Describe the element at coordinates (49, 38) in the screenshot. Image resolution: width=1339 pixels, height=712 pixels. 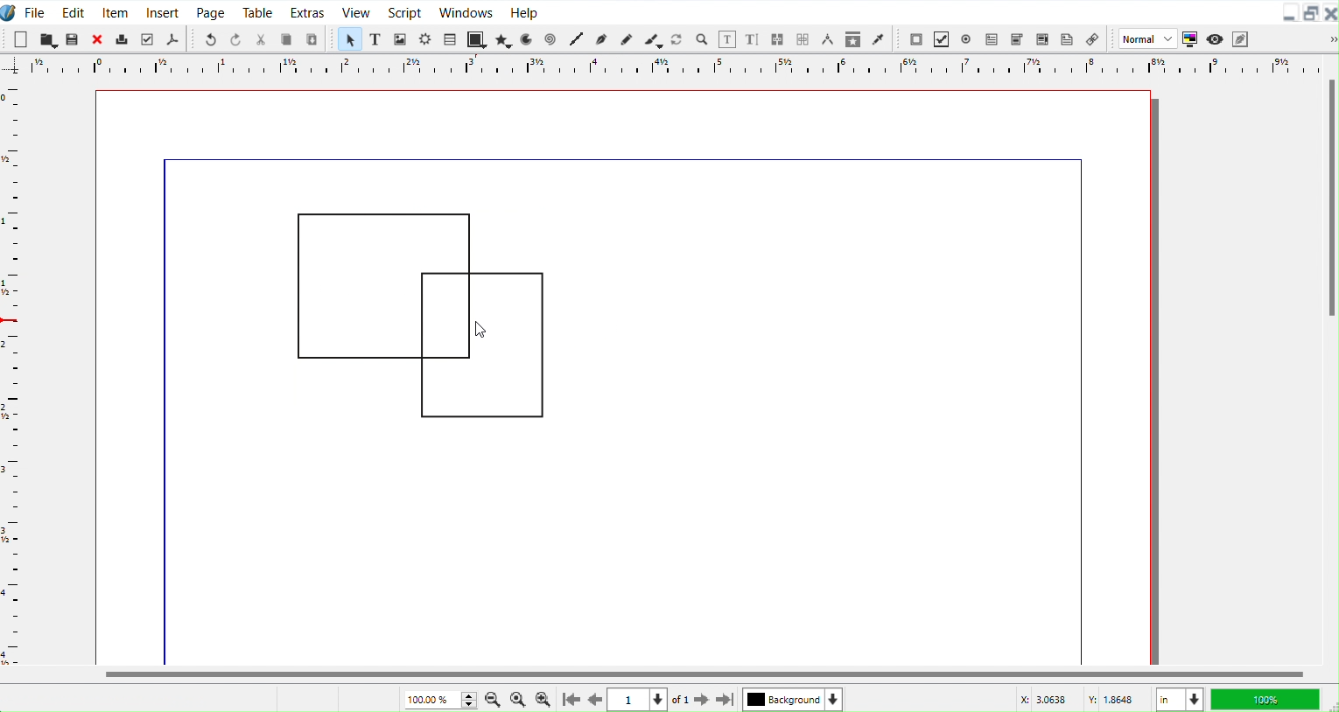
I see `Open` at that location.